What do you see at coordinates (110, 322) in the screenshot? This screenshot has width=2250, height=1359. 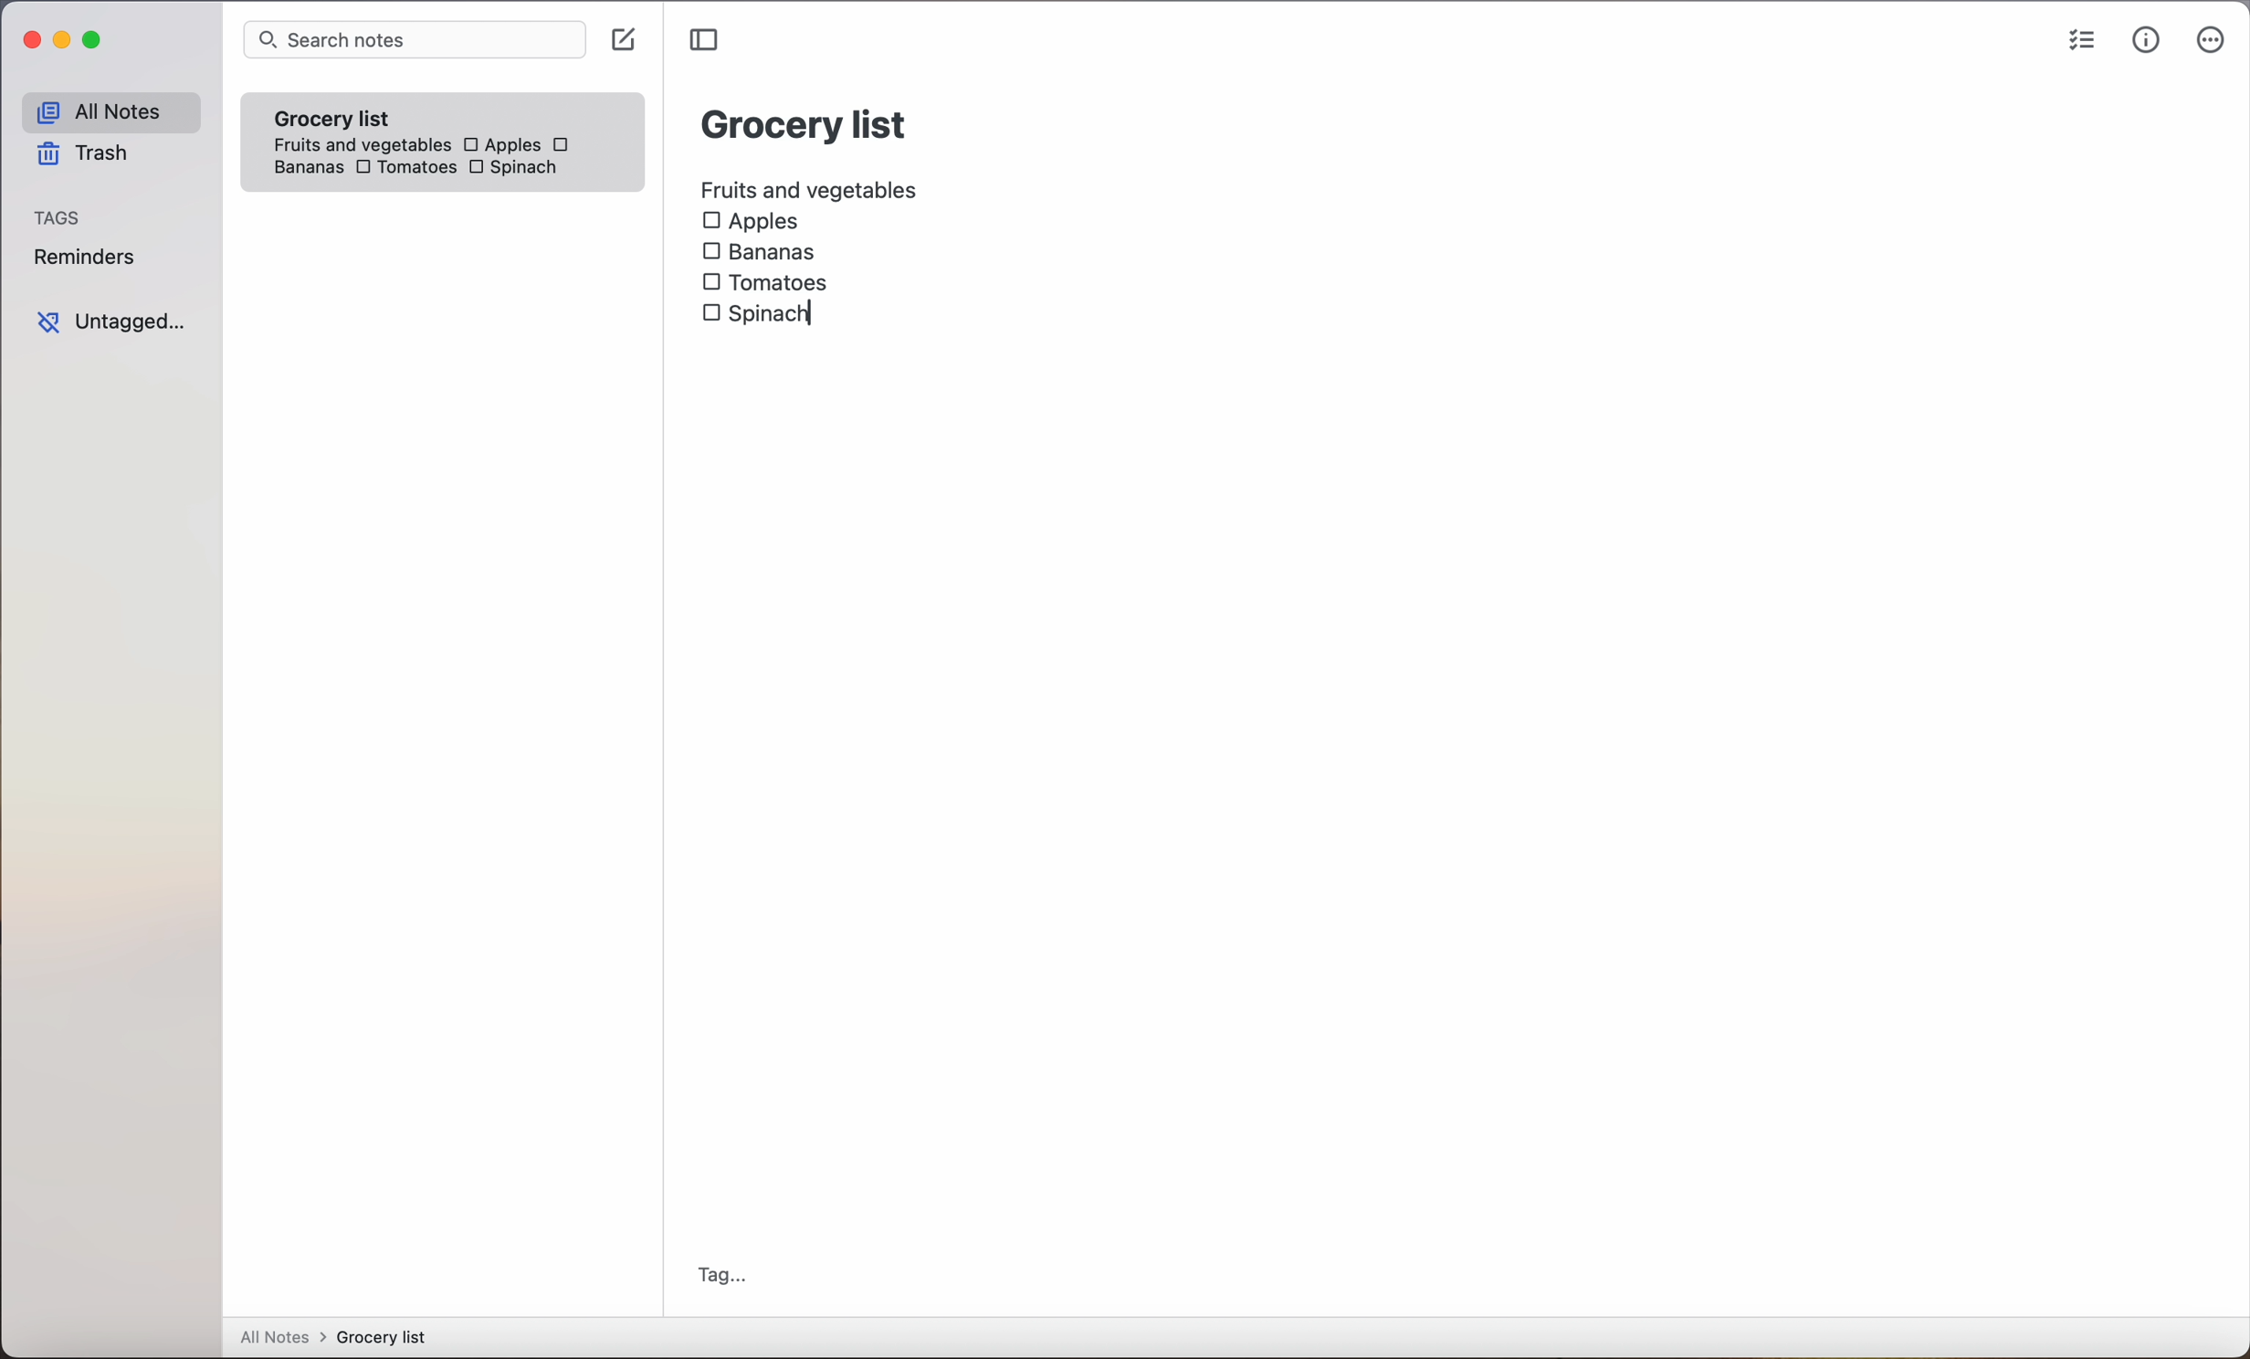 I see `untagged` at bounding box center [110, 322].